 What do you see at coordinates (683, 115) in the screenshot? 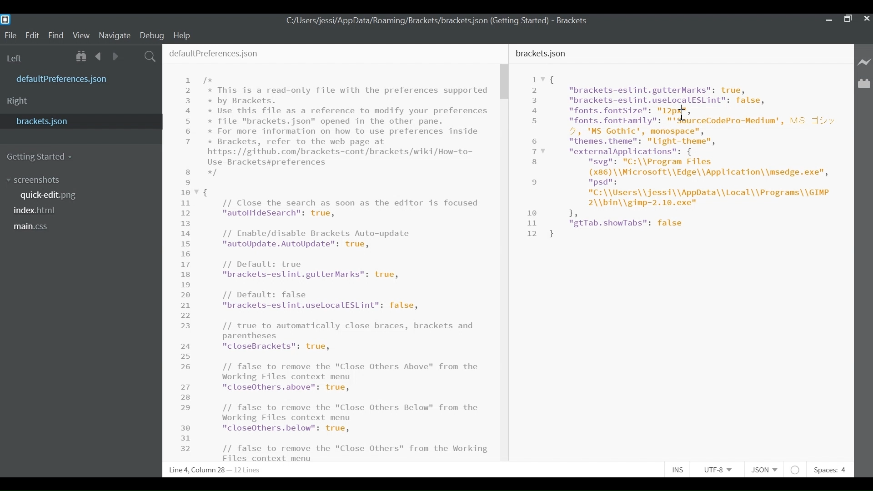
I see `cursor` at bounding box center [683, 115].